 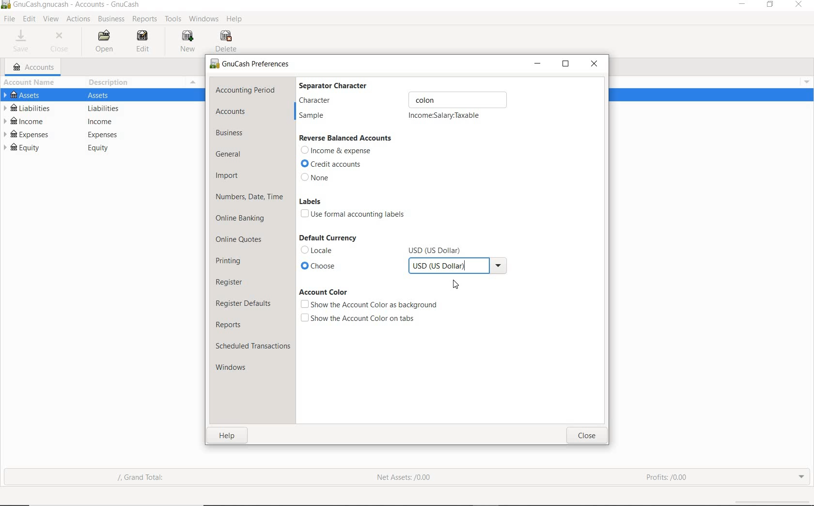 I want to click on use formal accounting labels, so click(x=355, y=215).